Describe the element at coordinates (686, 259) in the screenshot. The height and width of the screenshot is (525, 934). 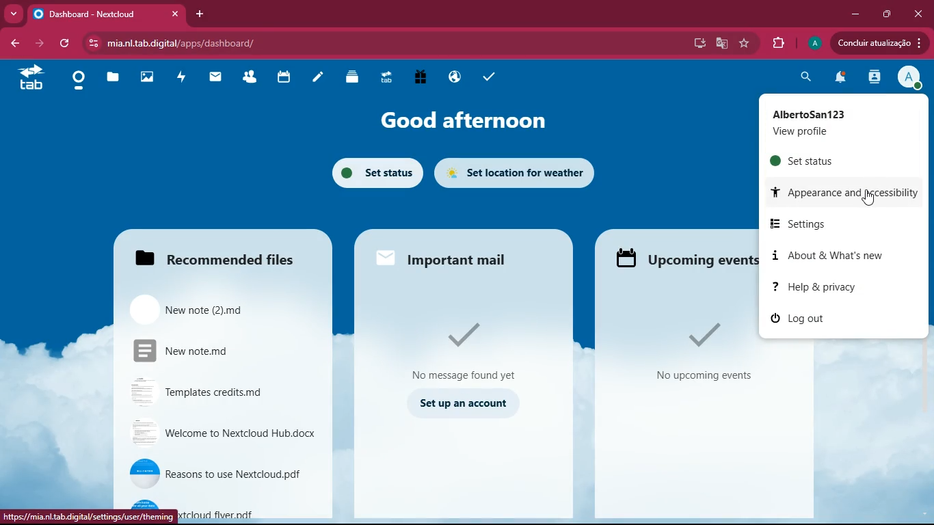
I see `Upcoming events` at that location.